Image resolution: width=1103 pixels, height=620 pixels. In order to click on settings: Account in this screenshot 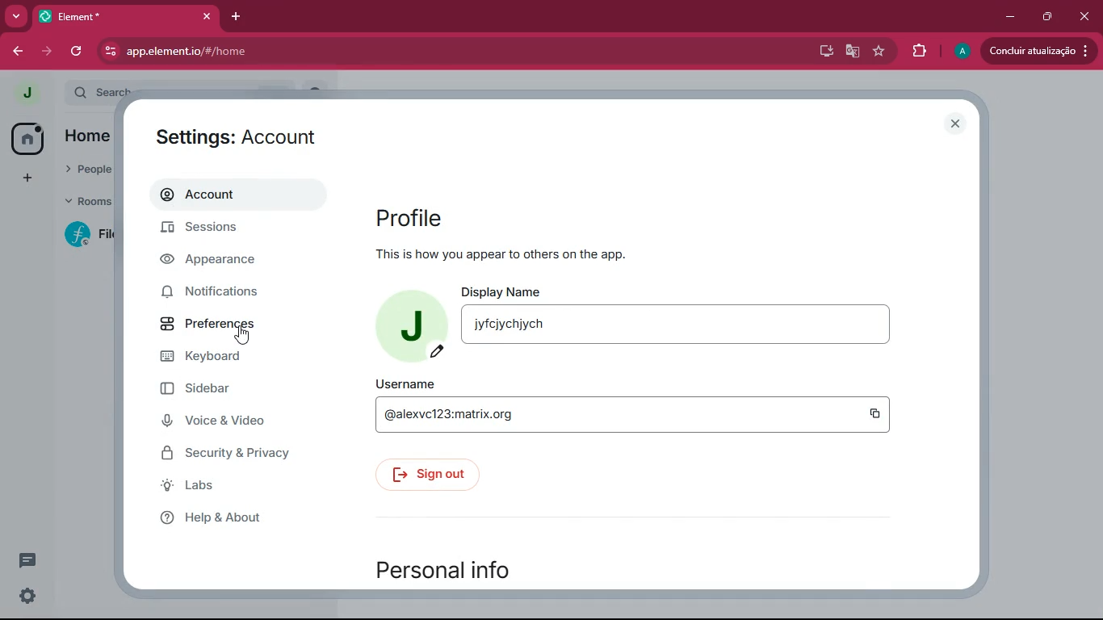, I will do `click(245, 134)`.